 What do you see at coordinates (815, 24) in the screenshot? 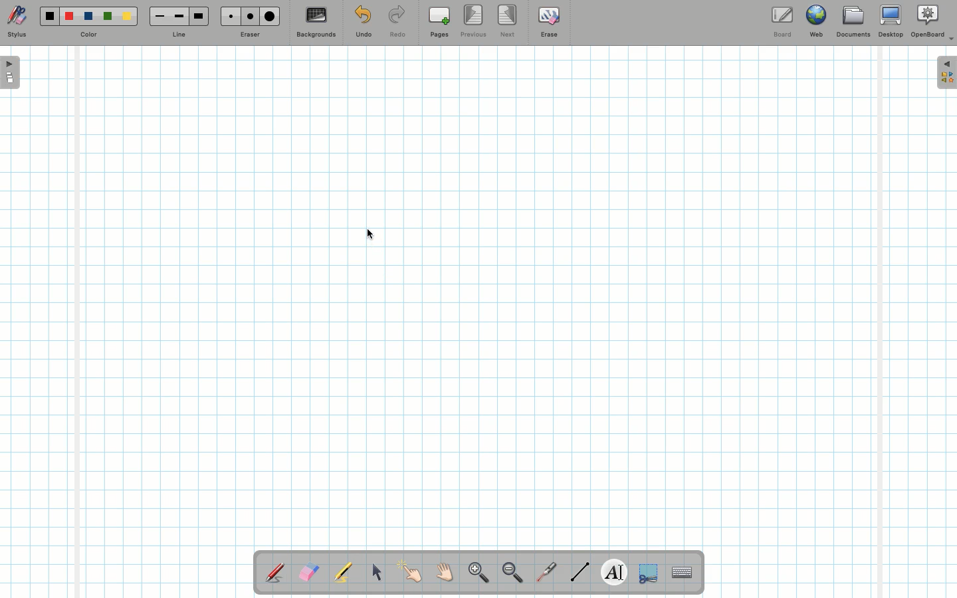
I see `Web` at bounding box center [815, 24].